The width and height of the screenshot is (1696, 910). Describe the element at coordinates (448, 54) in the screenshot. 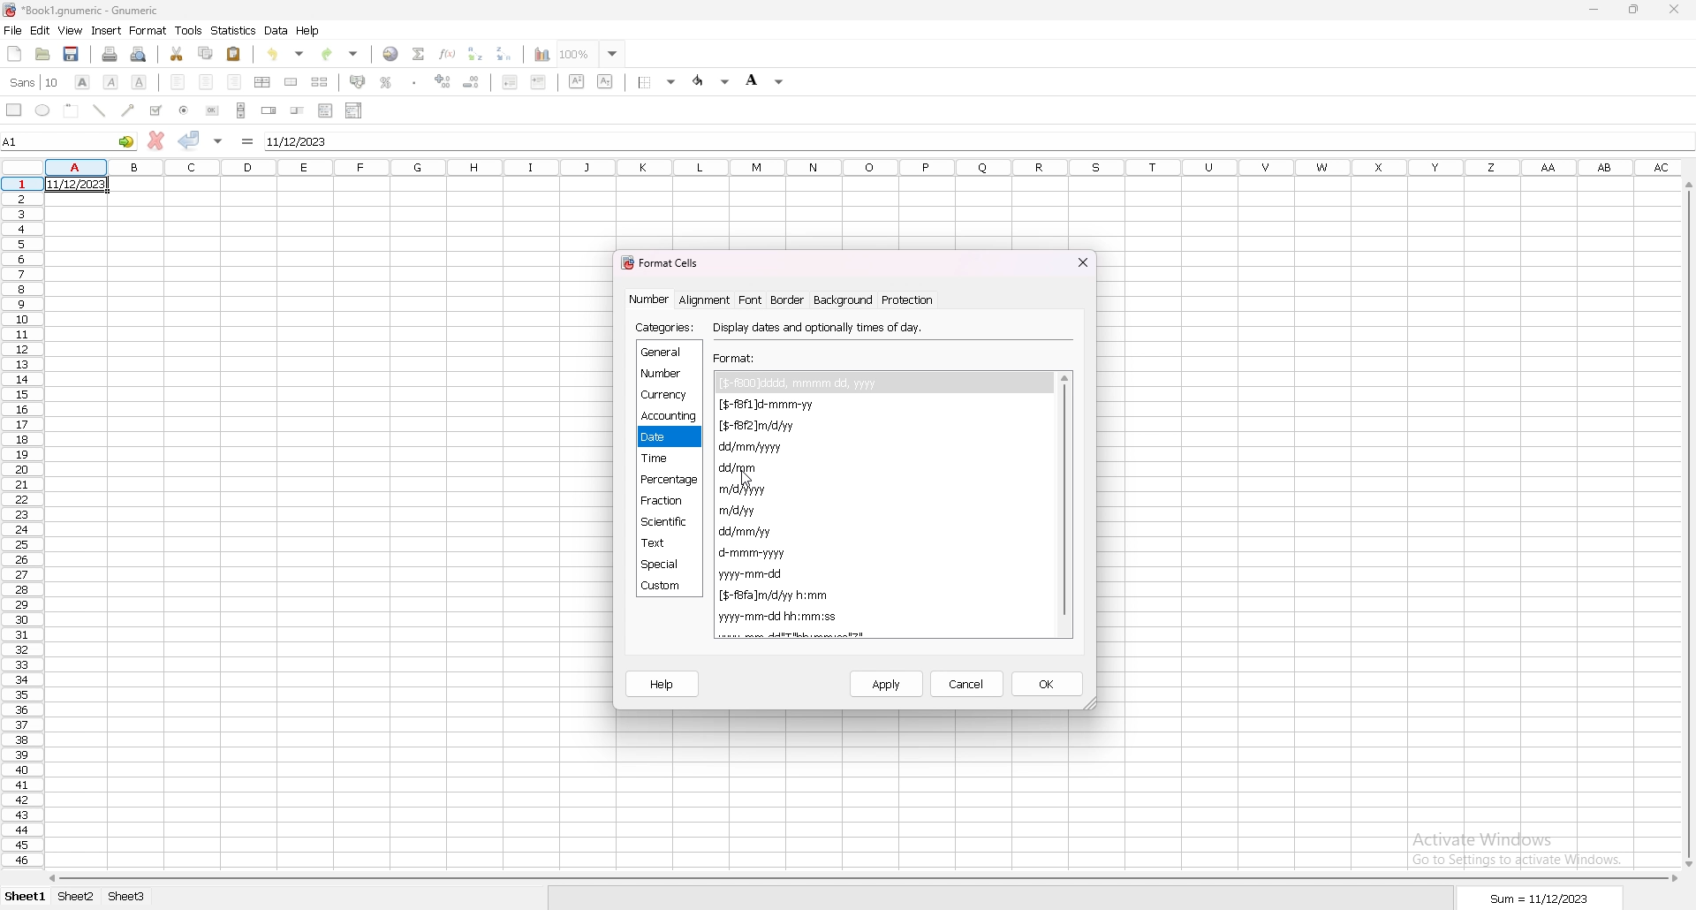

I see `function` at that location.